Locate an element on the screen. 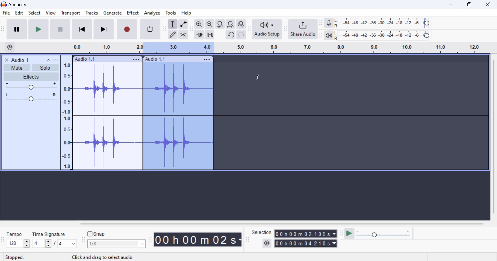  Restore Down is located at coordinates (452, 4).